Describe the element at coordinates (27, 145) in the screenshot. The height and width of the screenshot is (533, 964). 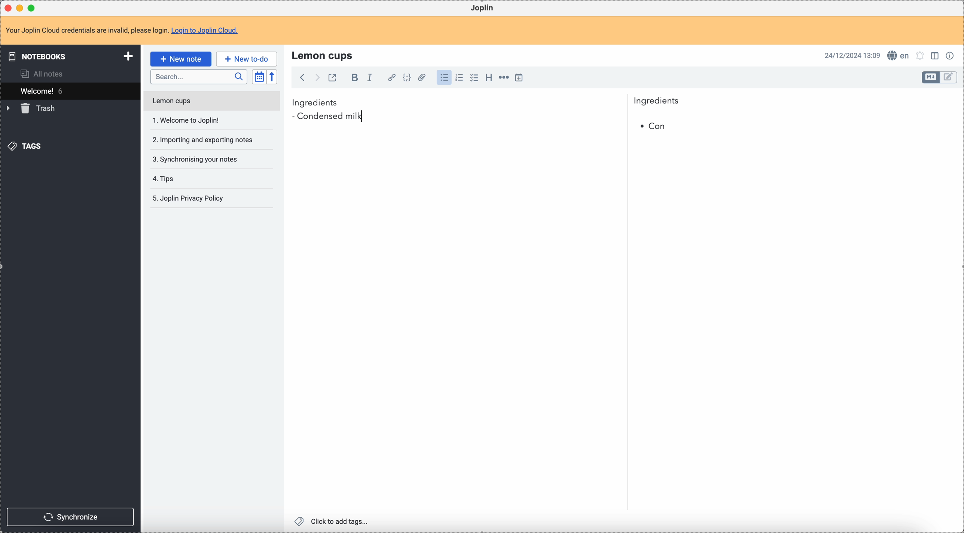
I see `tags` at that location.